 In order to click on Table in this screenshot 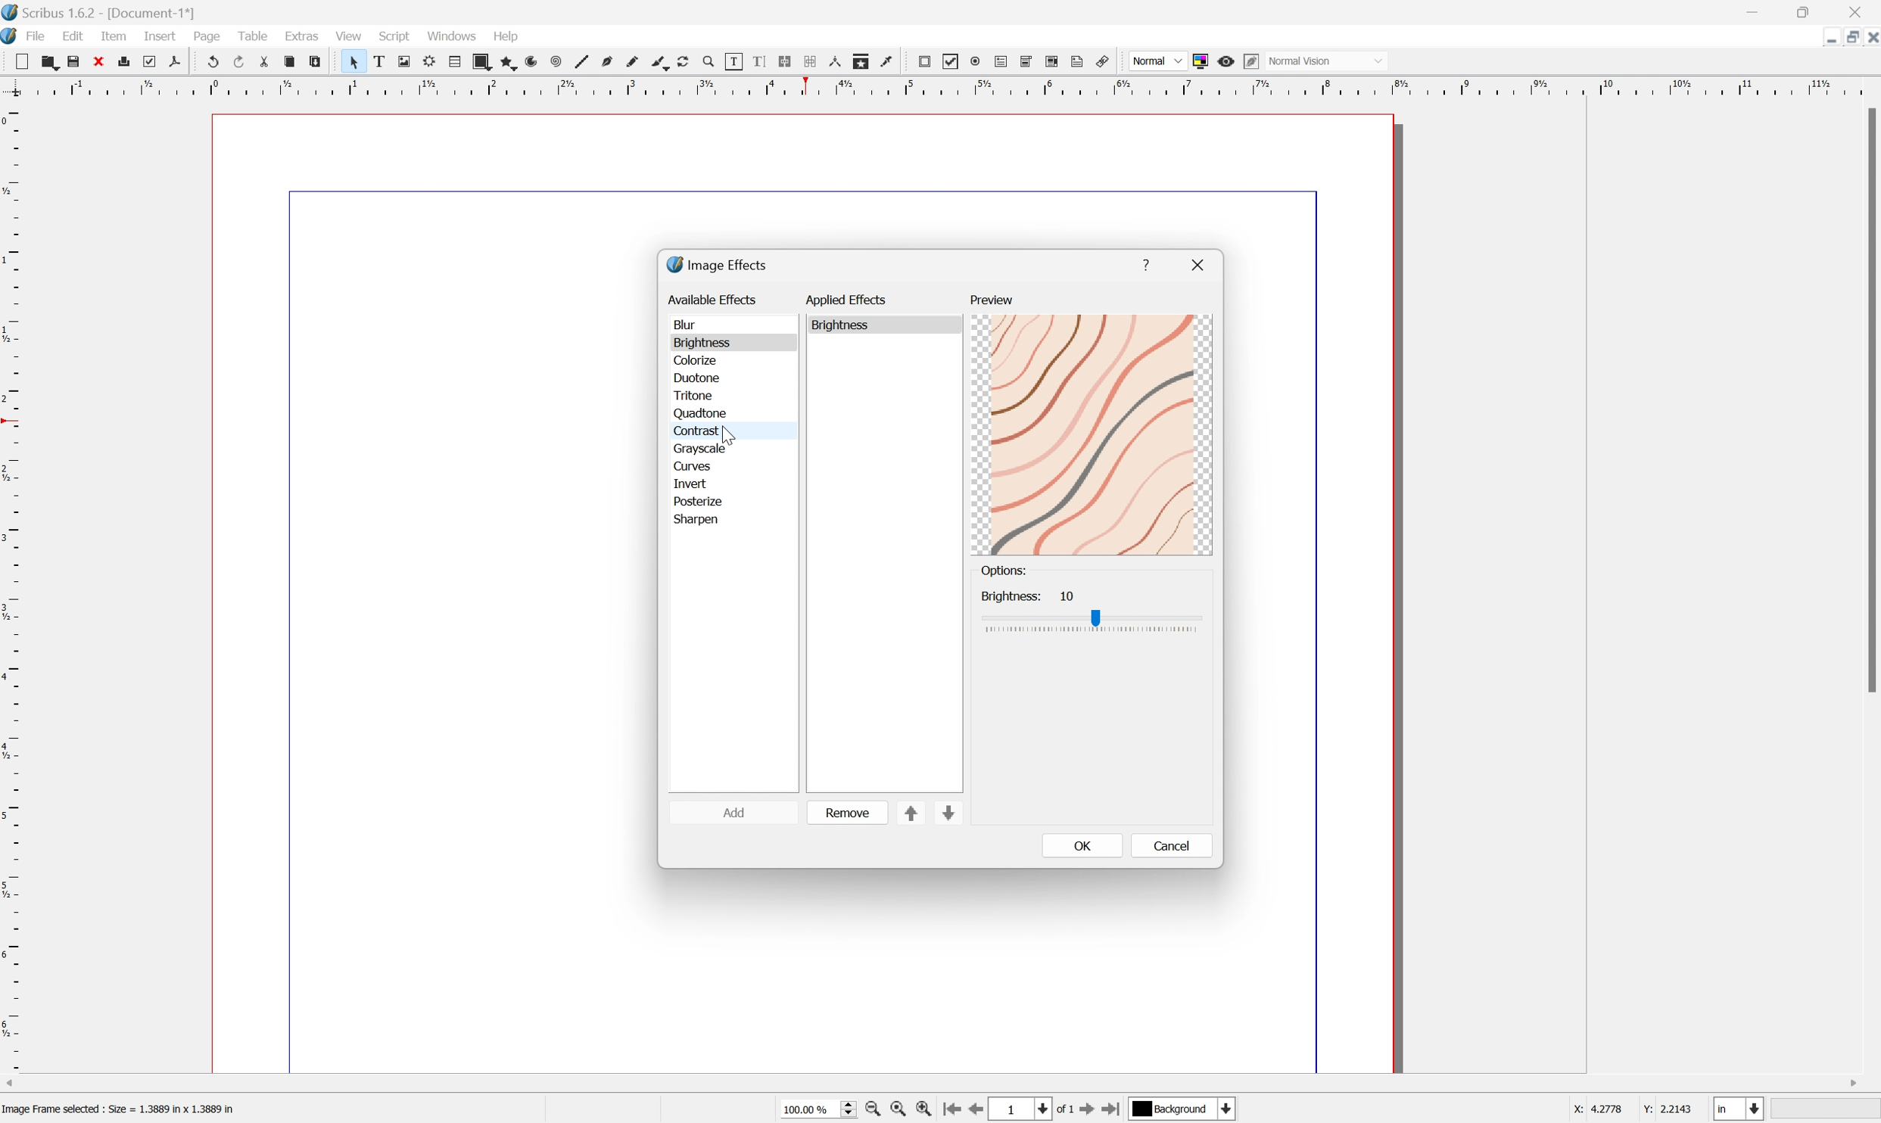, I will do `click(455, 61)`.